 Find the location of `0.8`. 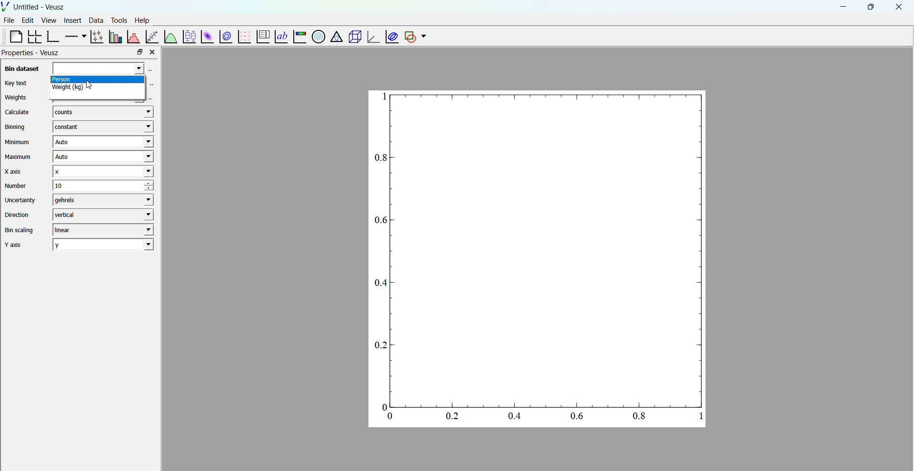

0.8 is located at coordinates (641, 416).